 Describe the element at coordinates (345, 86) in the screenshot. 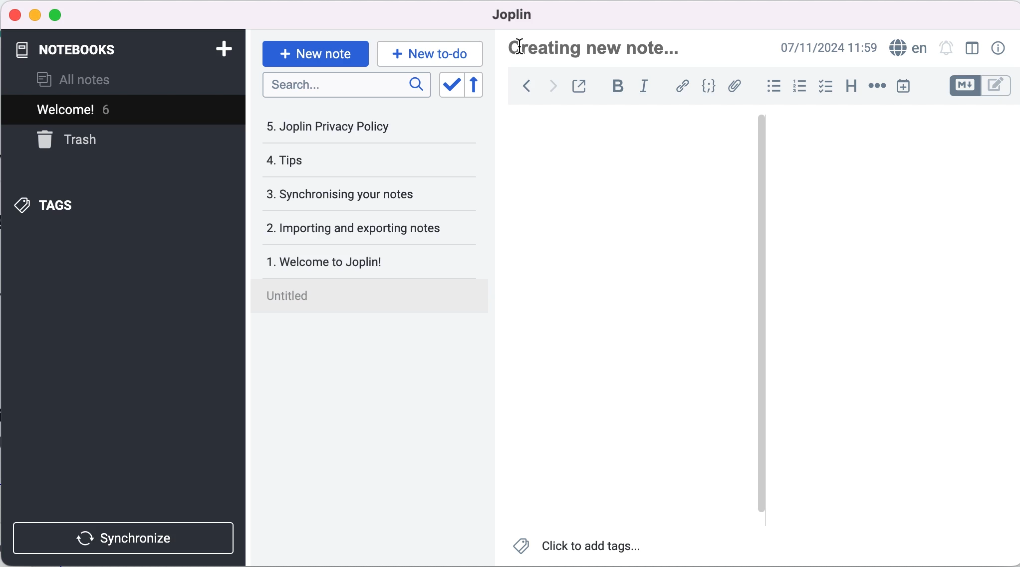

I see `search` at that location.